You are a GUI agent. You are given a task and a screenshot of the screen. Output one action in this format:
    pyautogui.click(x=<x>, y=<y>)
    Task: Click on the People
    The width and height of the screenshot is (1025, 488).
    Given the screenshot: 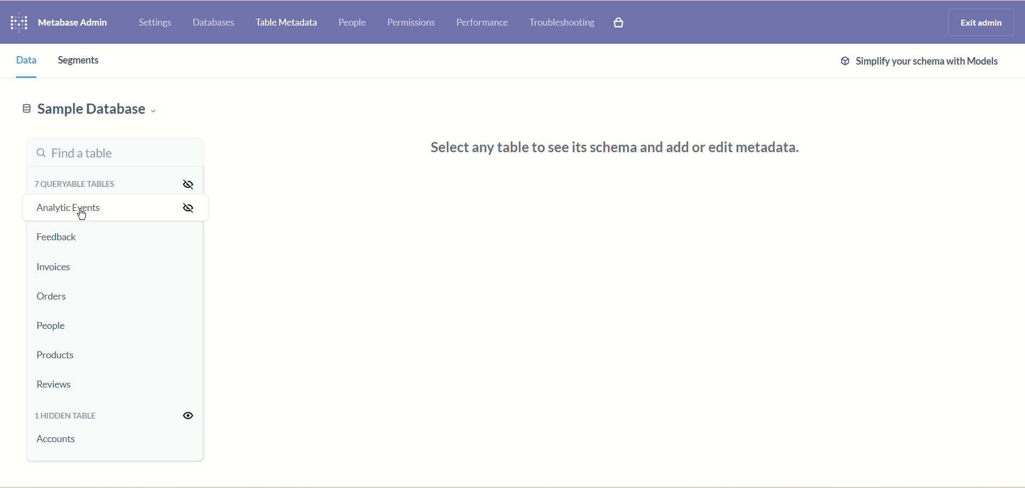 What is the action you would take?
    pyautogui.click(x=49, y=326)
    